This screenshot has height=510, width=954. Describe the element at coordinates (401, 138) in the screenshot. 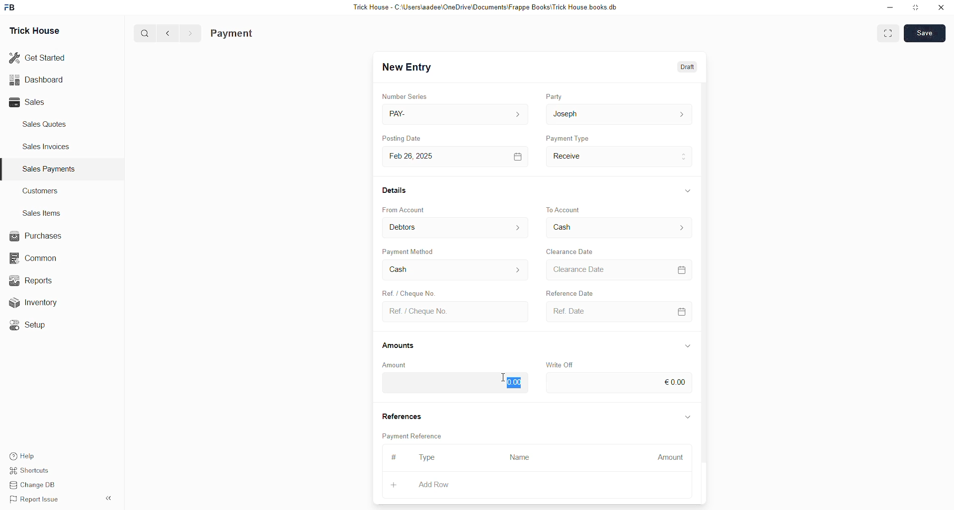

I see `Posting Date` at that location.